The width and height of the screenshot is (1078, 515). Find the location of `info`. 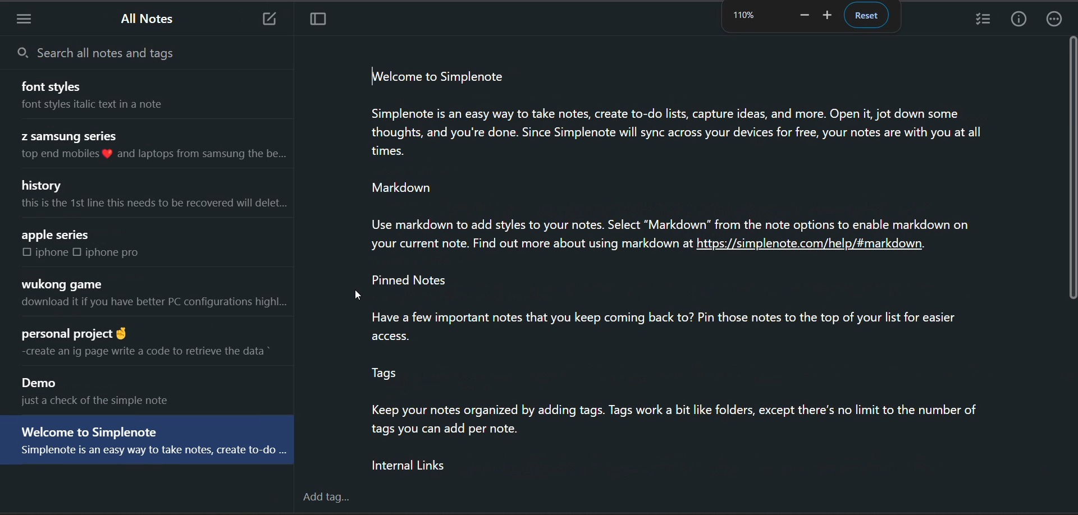

info is located at coordinates (1021, 20).